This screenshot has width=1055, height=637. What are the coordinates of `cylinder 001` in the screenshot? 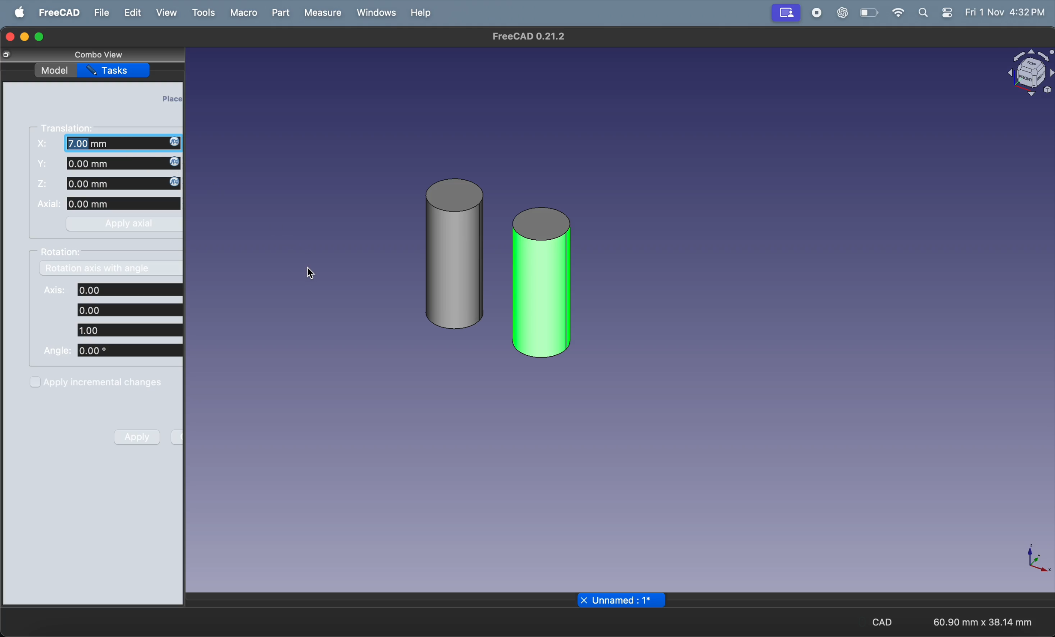 It's located at (547, 290).